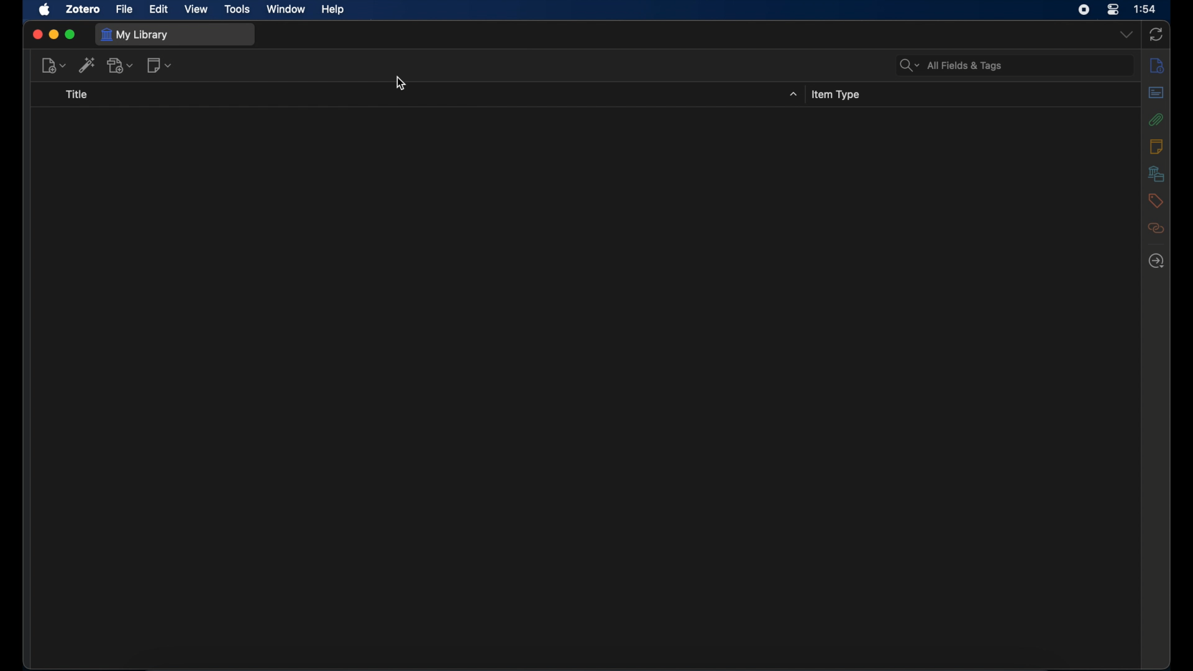 The height and width of the screenshot is (671, 1193). Describe the element at coordinates (71, 35) in the screenshot. I see `maximize` at that location.